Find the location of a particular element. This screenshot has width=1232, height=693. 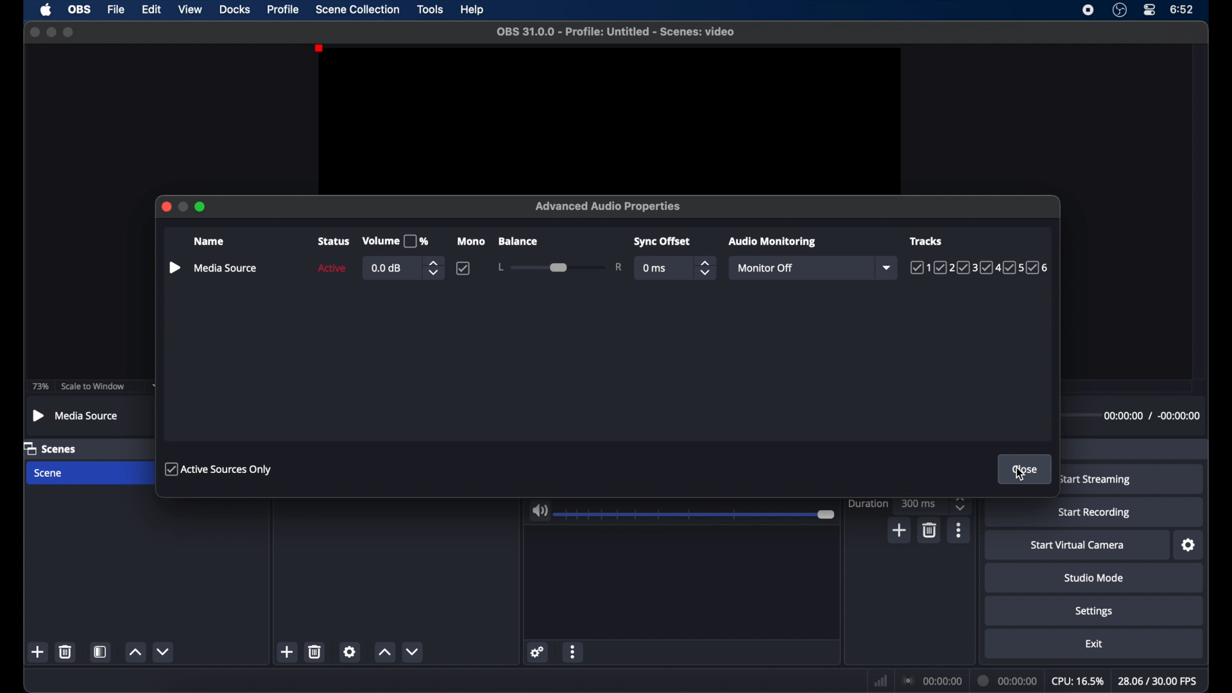

fps is located at coordinates (1158, 681).